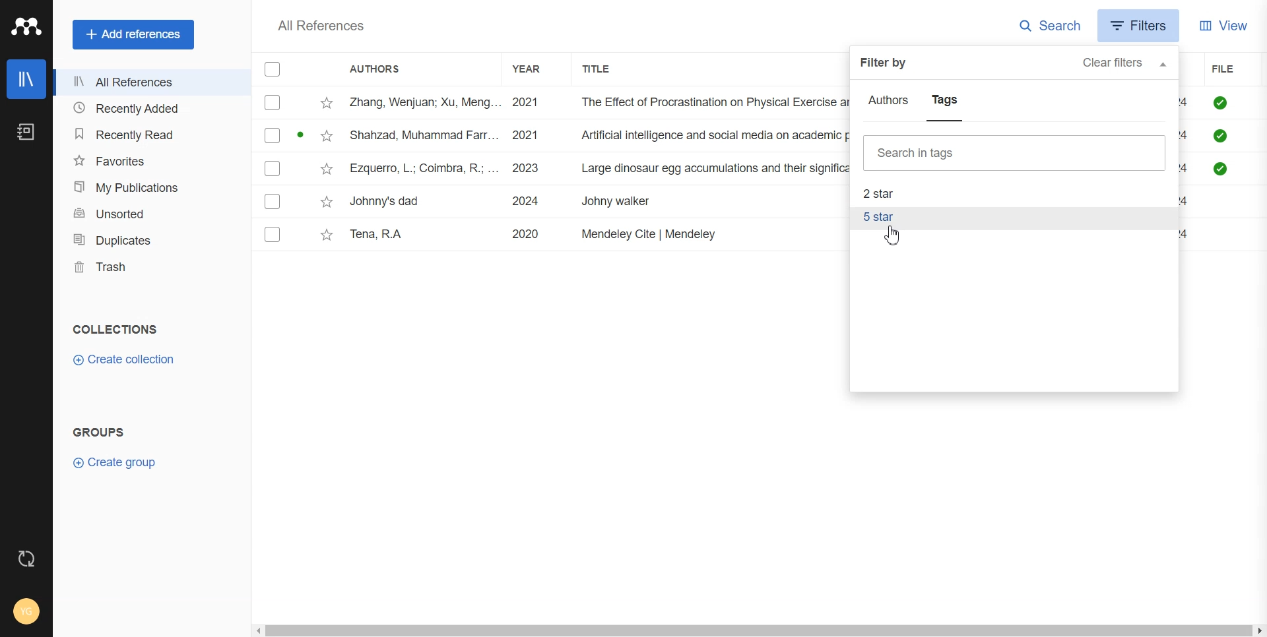 Image resolution: width=1267 pixels, height=637 pixels. Describe the element at coordinates (547, 102) in the screenshot. I see `File` at that location.